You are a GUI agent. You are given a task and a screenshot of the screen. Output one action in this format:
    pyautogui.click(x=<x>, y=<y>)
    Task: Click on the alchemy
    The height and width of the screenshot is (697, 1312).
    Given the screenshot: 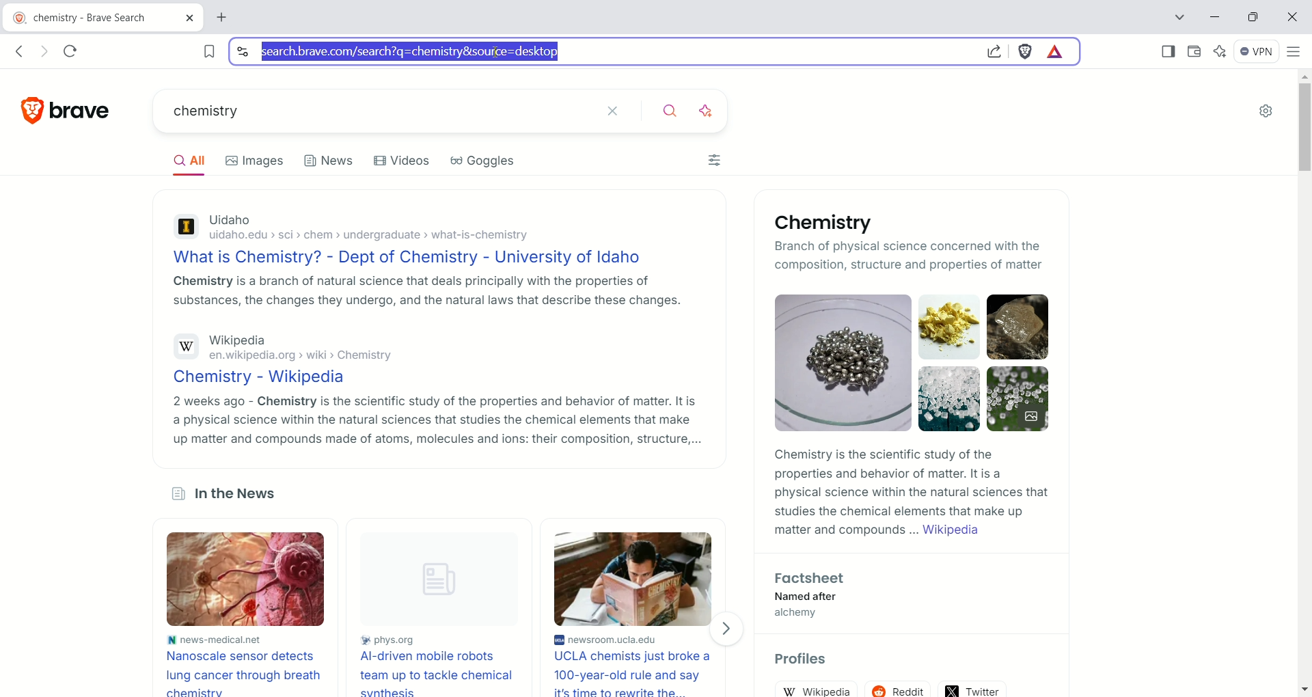 What is the action you would take?
    pyautogui.click(x=807, y=614)
    